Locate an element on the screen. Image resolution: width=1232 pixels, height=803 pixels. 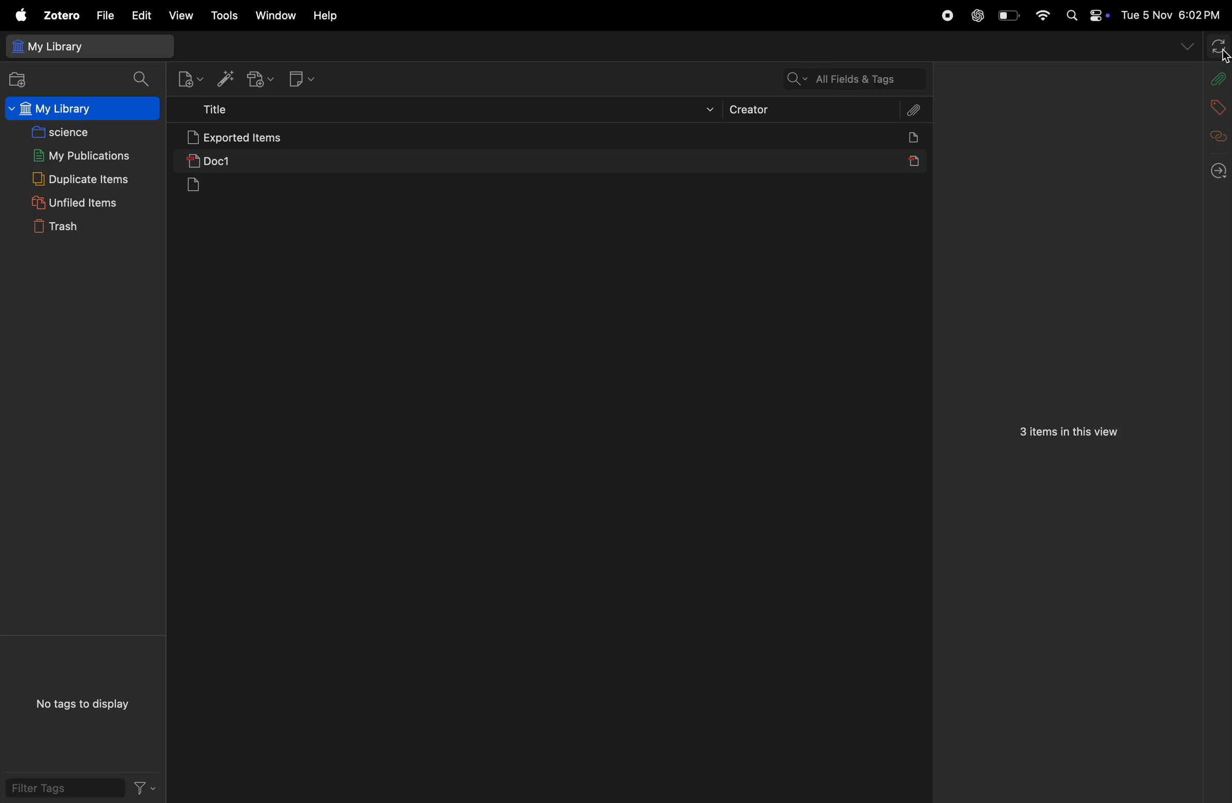
view is located at coordinates (178, 14).